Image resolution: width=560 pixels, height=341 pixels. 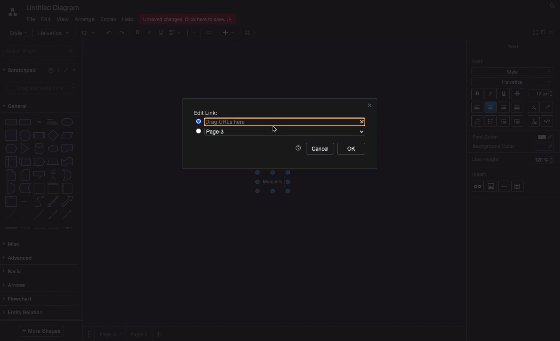 What do you see at coordinates (53, 188) in the screenshot?
I see `vertical container` at bounding box center [53, 188].